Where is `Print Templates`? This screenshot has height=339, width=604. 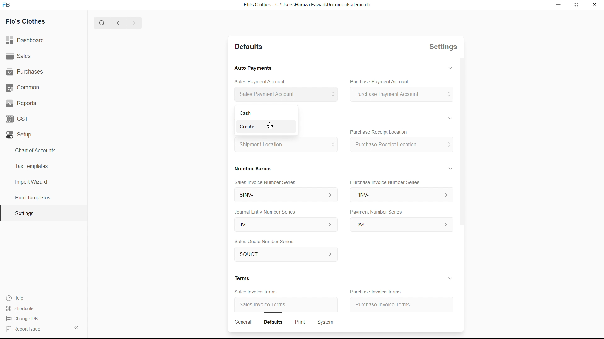
Print Templates is located at coordinates (32, 197).